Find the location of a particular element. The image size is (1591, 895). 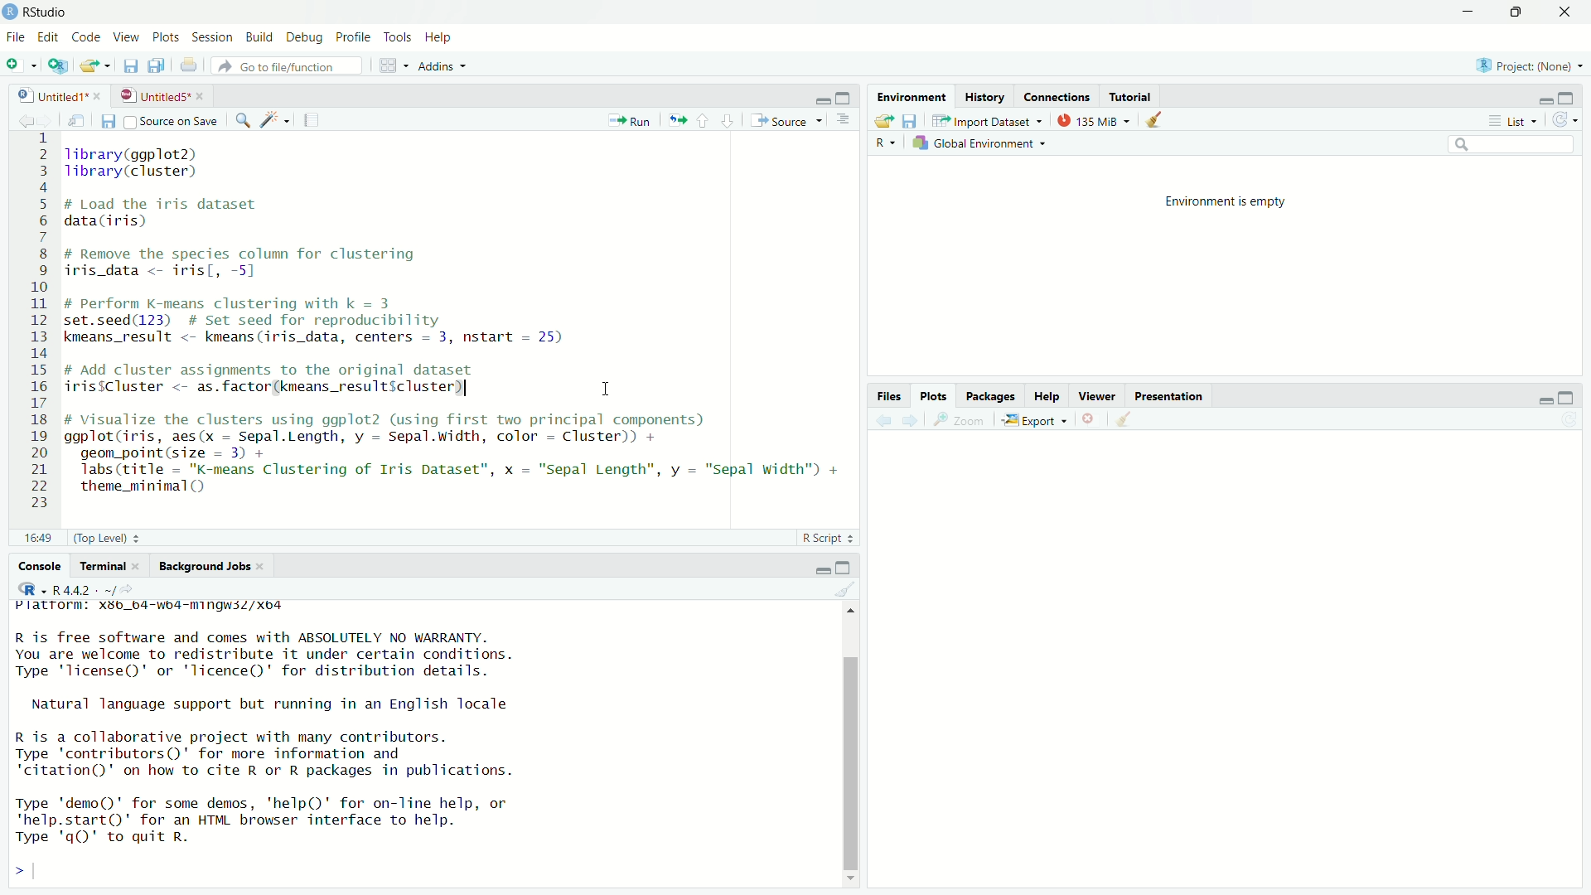

close is located at coordinates (143, 567).